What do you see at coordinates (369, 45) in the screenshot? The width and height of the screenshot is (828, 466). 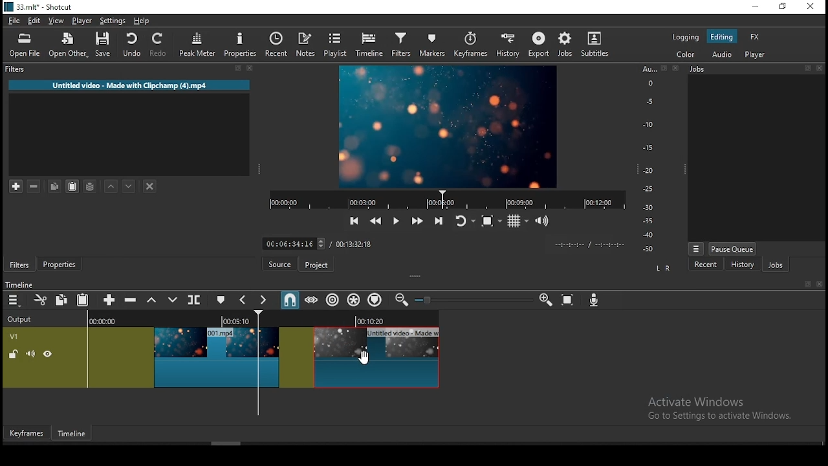 I see `timeline` at bounding box center [369, 45].